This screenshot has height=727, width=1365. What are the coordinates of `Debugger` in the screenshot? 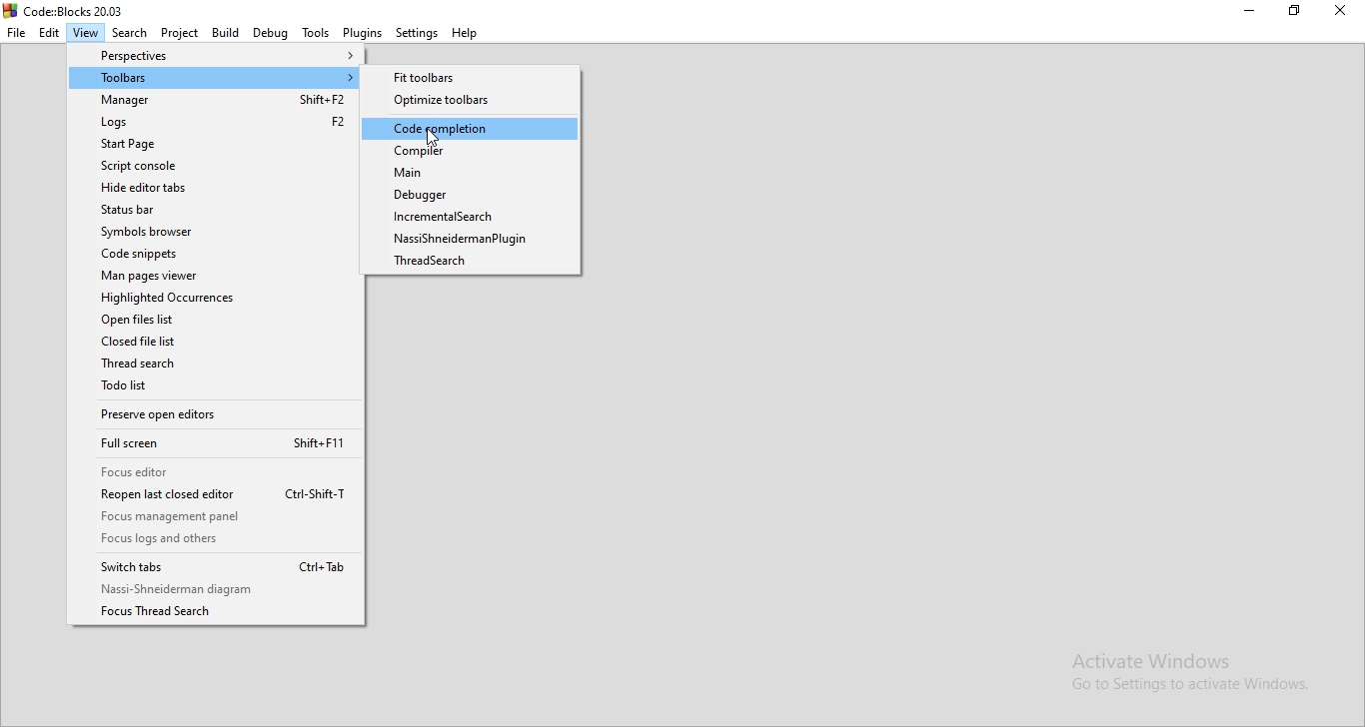 It's located at (472, 195).